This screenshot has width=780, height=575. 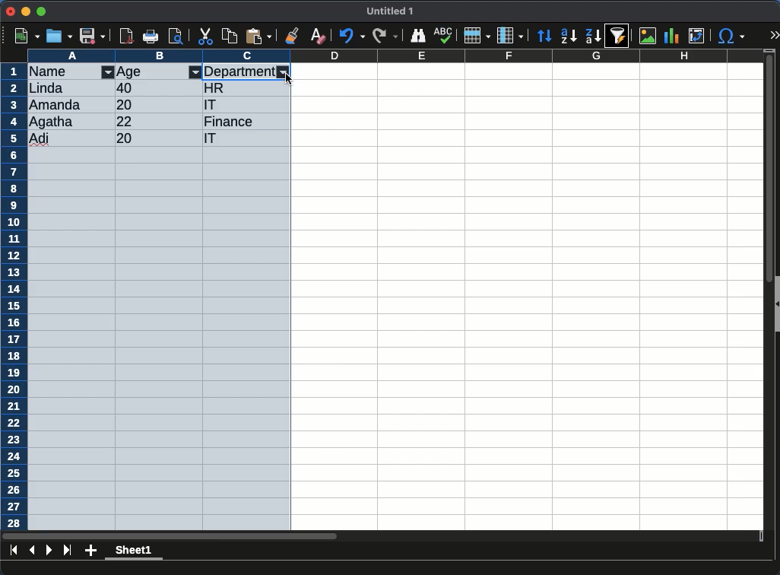 What do you see at coordinates (33, 549) in the screenshot?
I see `previous sheet` at bounding box center [33, 549].